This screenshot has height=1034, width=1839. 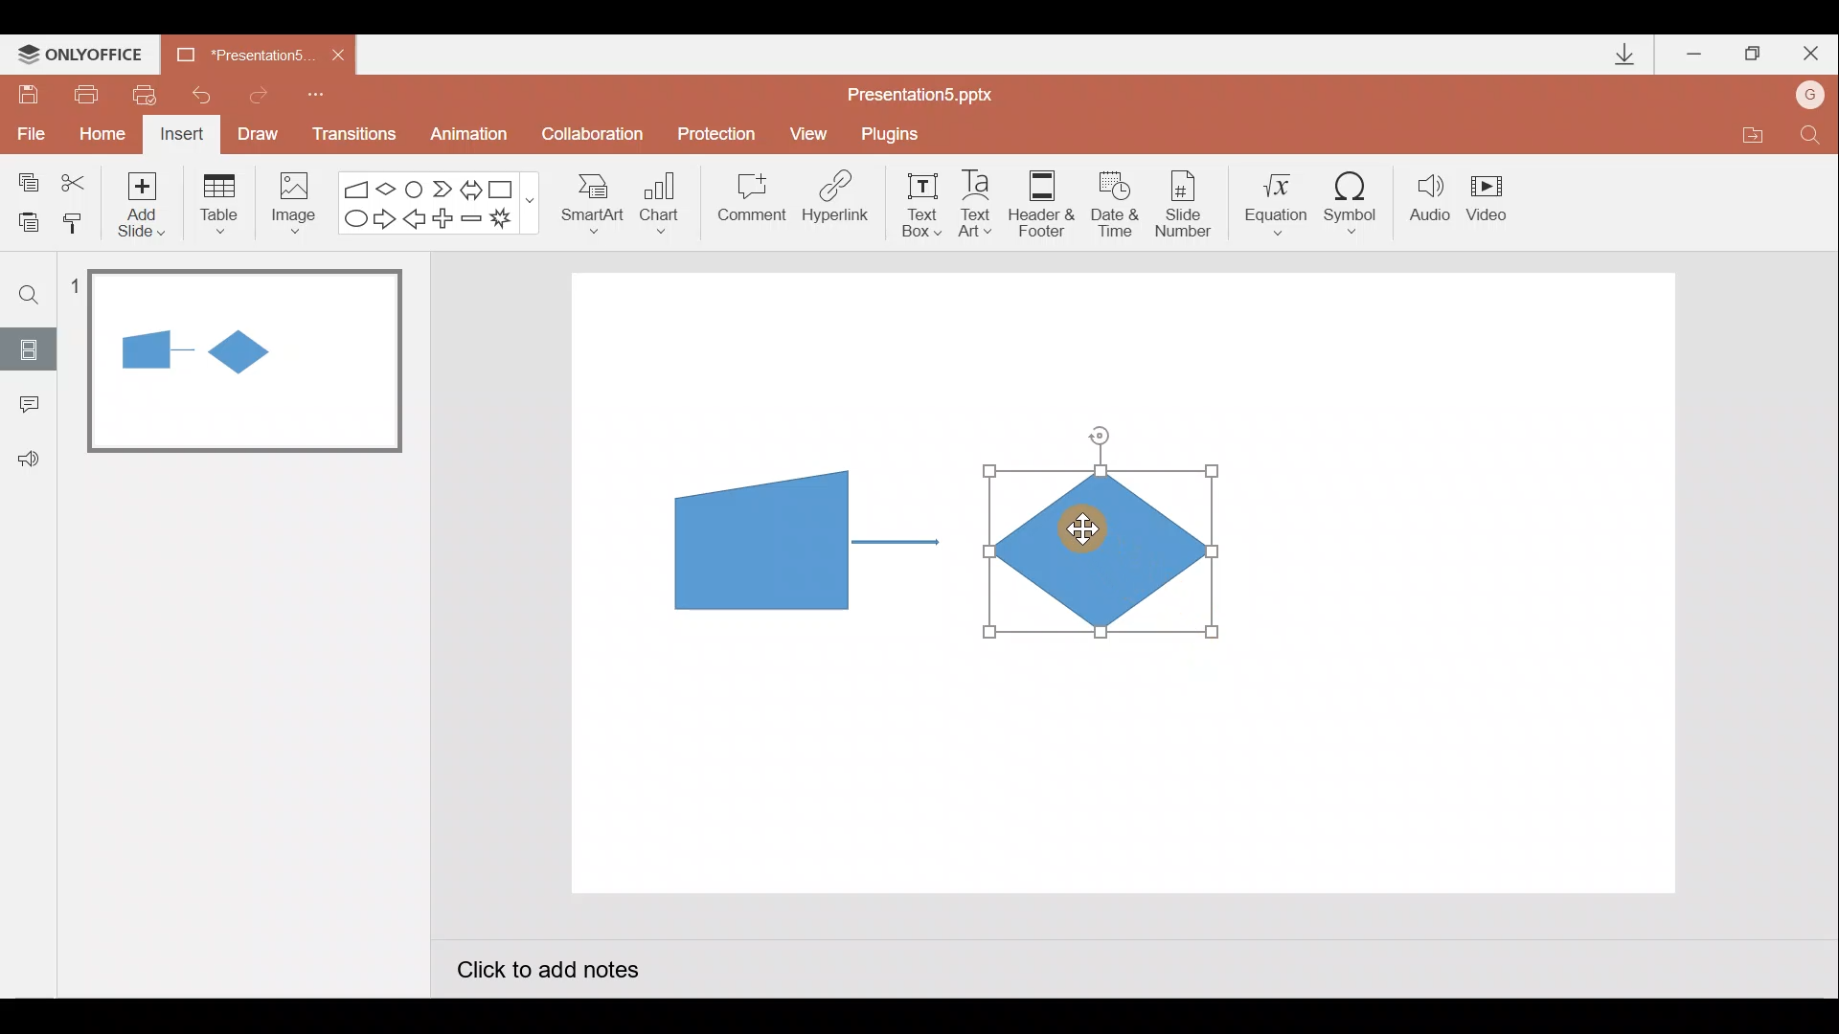 What do you see at coordinates (179, 137) in the screenshot?
I see `Insert` at bounding box center [179, 137].